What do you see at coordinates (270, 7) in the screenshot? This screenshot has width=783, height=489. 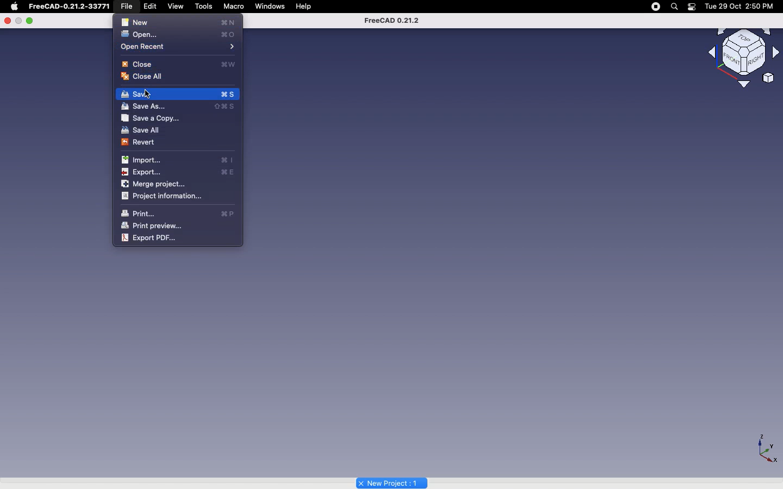 I see `Windows` at bounding box center [270, 7].